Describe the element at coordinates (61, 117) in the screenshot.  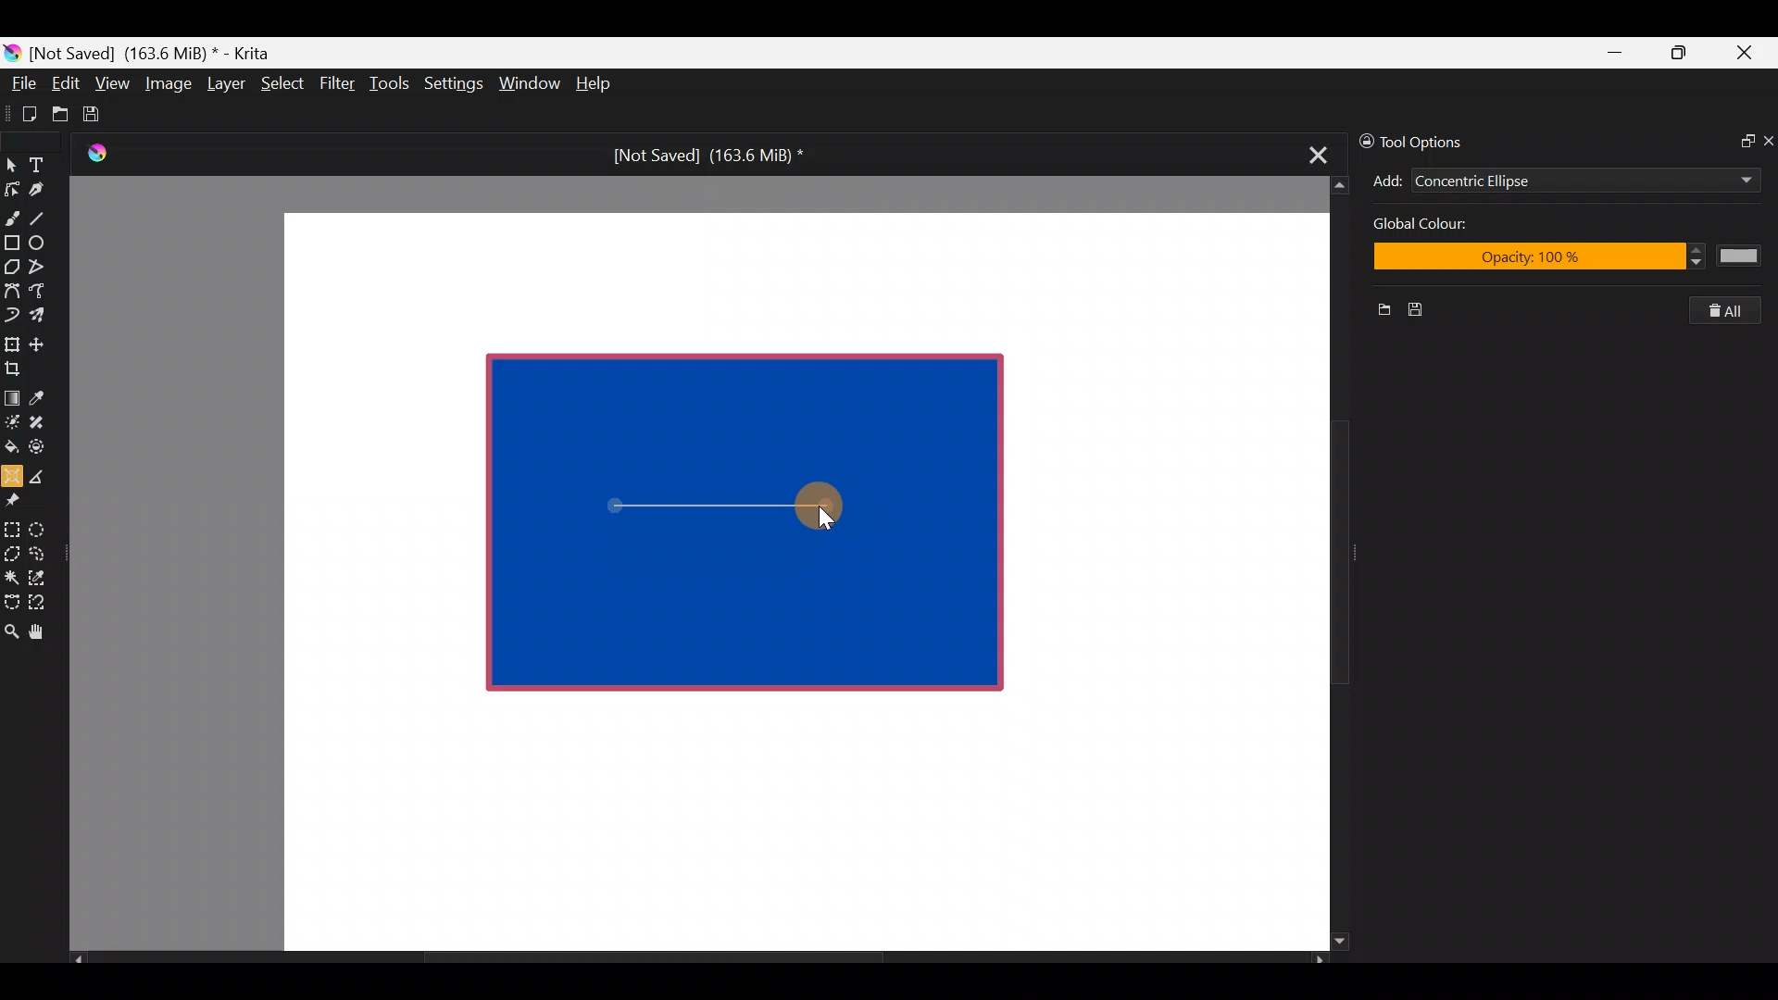
I see `Open an existing document` at that location.